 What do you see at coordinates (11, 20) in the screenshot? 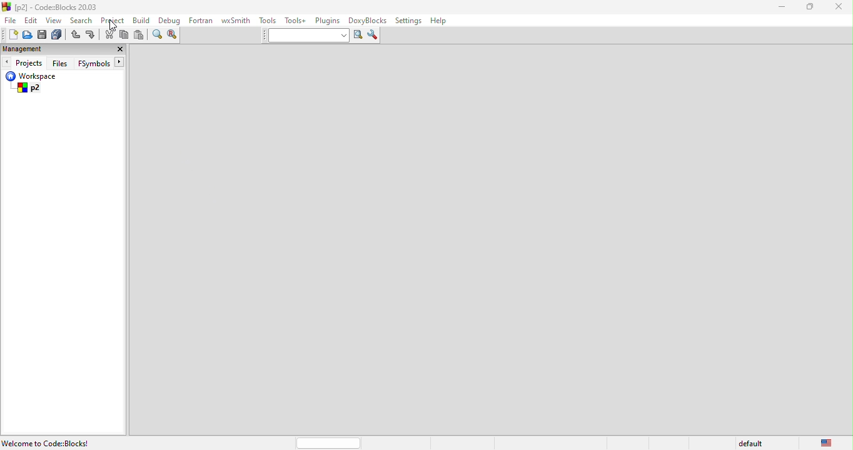
I see `file` at bounding box center [11, 20].